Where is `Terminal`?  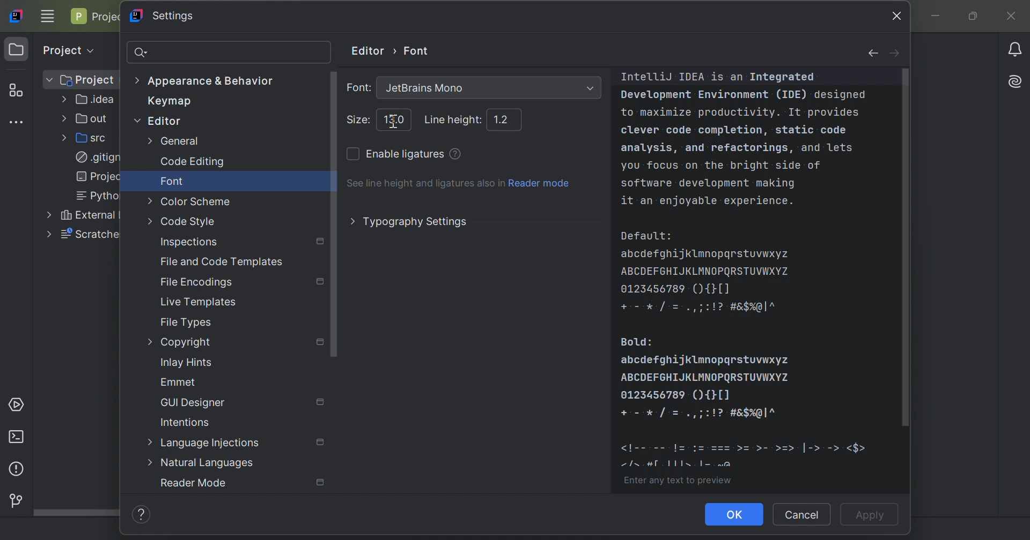
Terminal is located at coordinates (19, 437).